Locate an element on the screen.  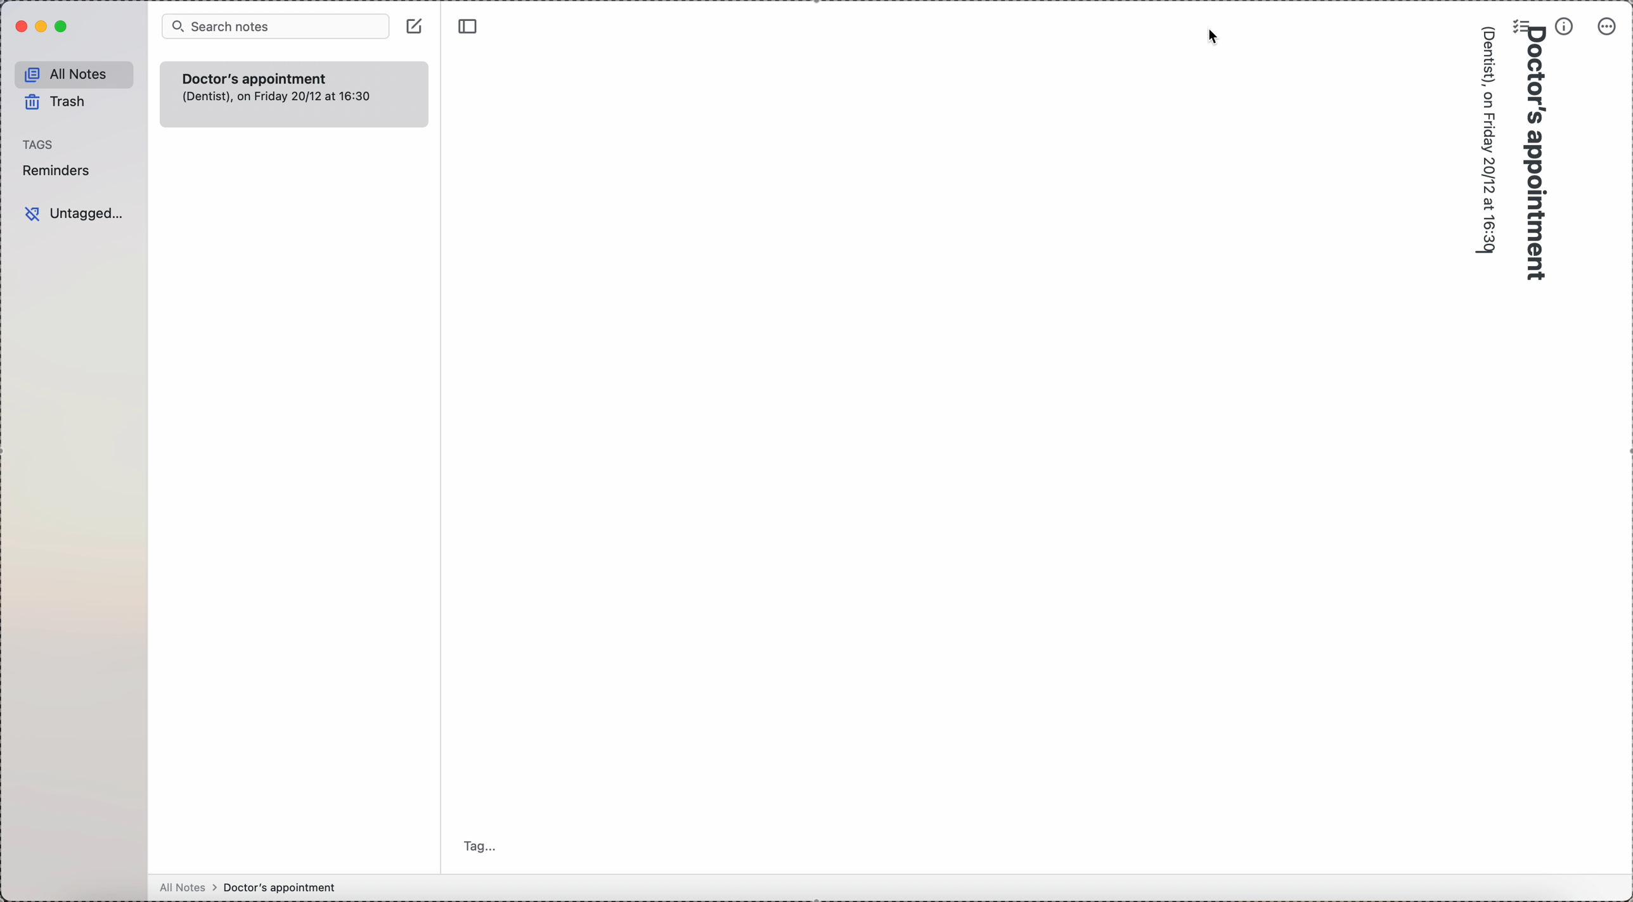
vertical orientation note is located at coordinates (1509, 165).